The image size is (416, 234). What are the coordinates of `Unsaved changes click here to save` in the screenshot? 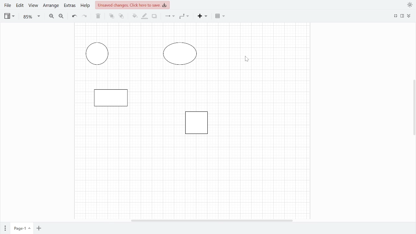 It's located at (133, 6).